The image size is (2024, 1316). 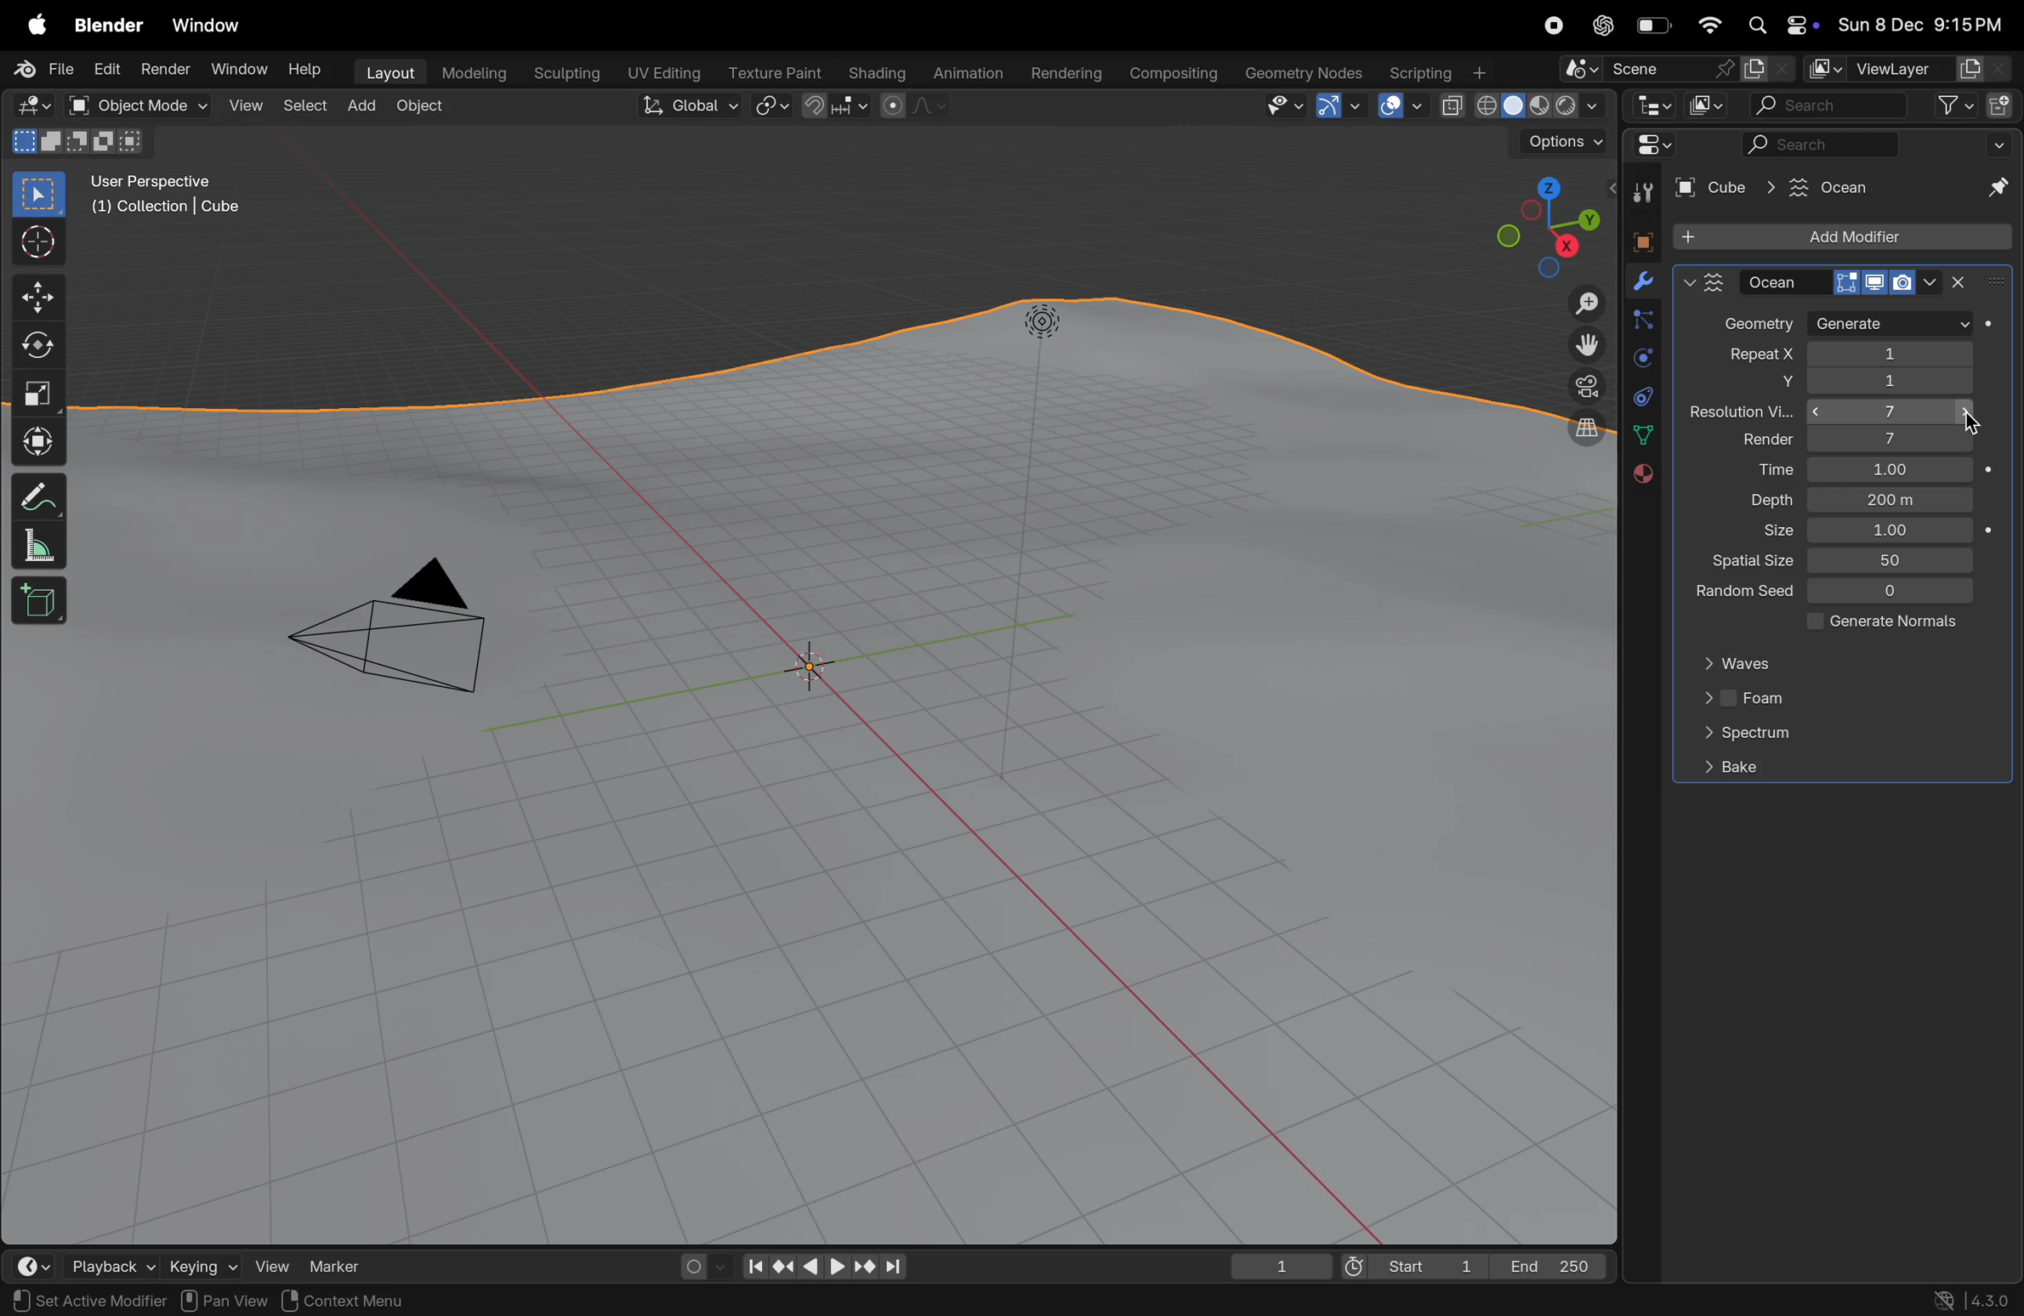 What do you see at coordinates (1890, 324) in the screenshot?
I see `generate` at bounding box center [1890, 324].